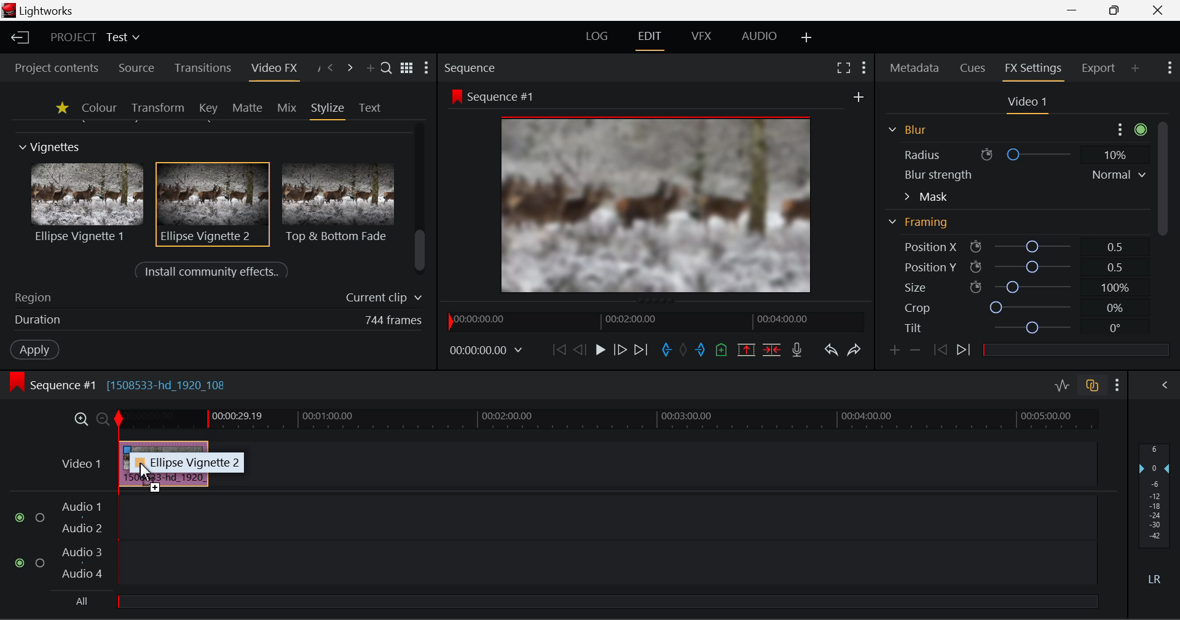 Image resolution: width=1180 pixels, height=620 pixels. What do you see at coordinates (852, 349) in the screenshot?
I see `Redo` at bounding box center [852, 349].